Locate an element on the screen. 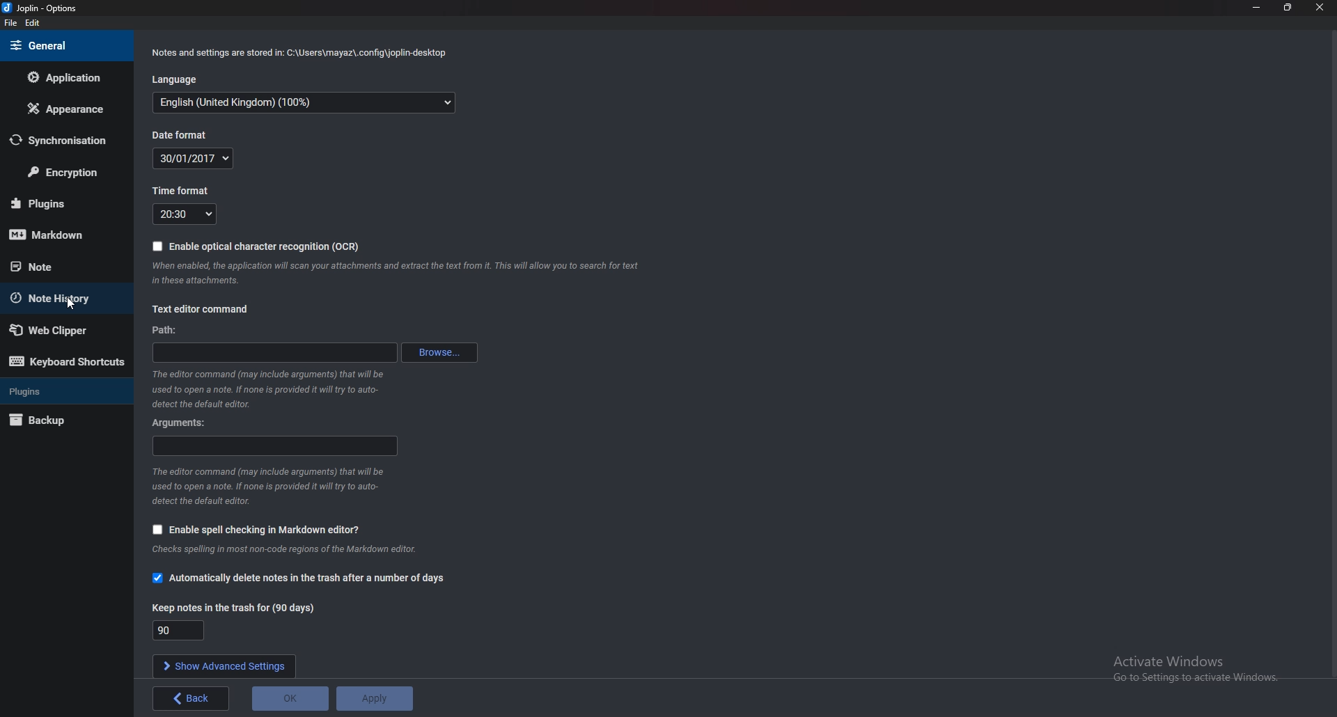 This screenshot has width=1337, height=717. Time format is located at coordinates (184, 191).